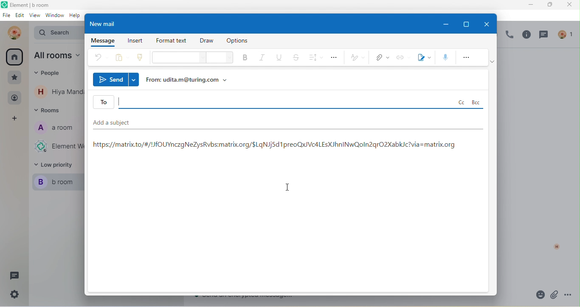 The height and width of the screenshot is (307, 580). I want to click on insert, so click(135, 40).